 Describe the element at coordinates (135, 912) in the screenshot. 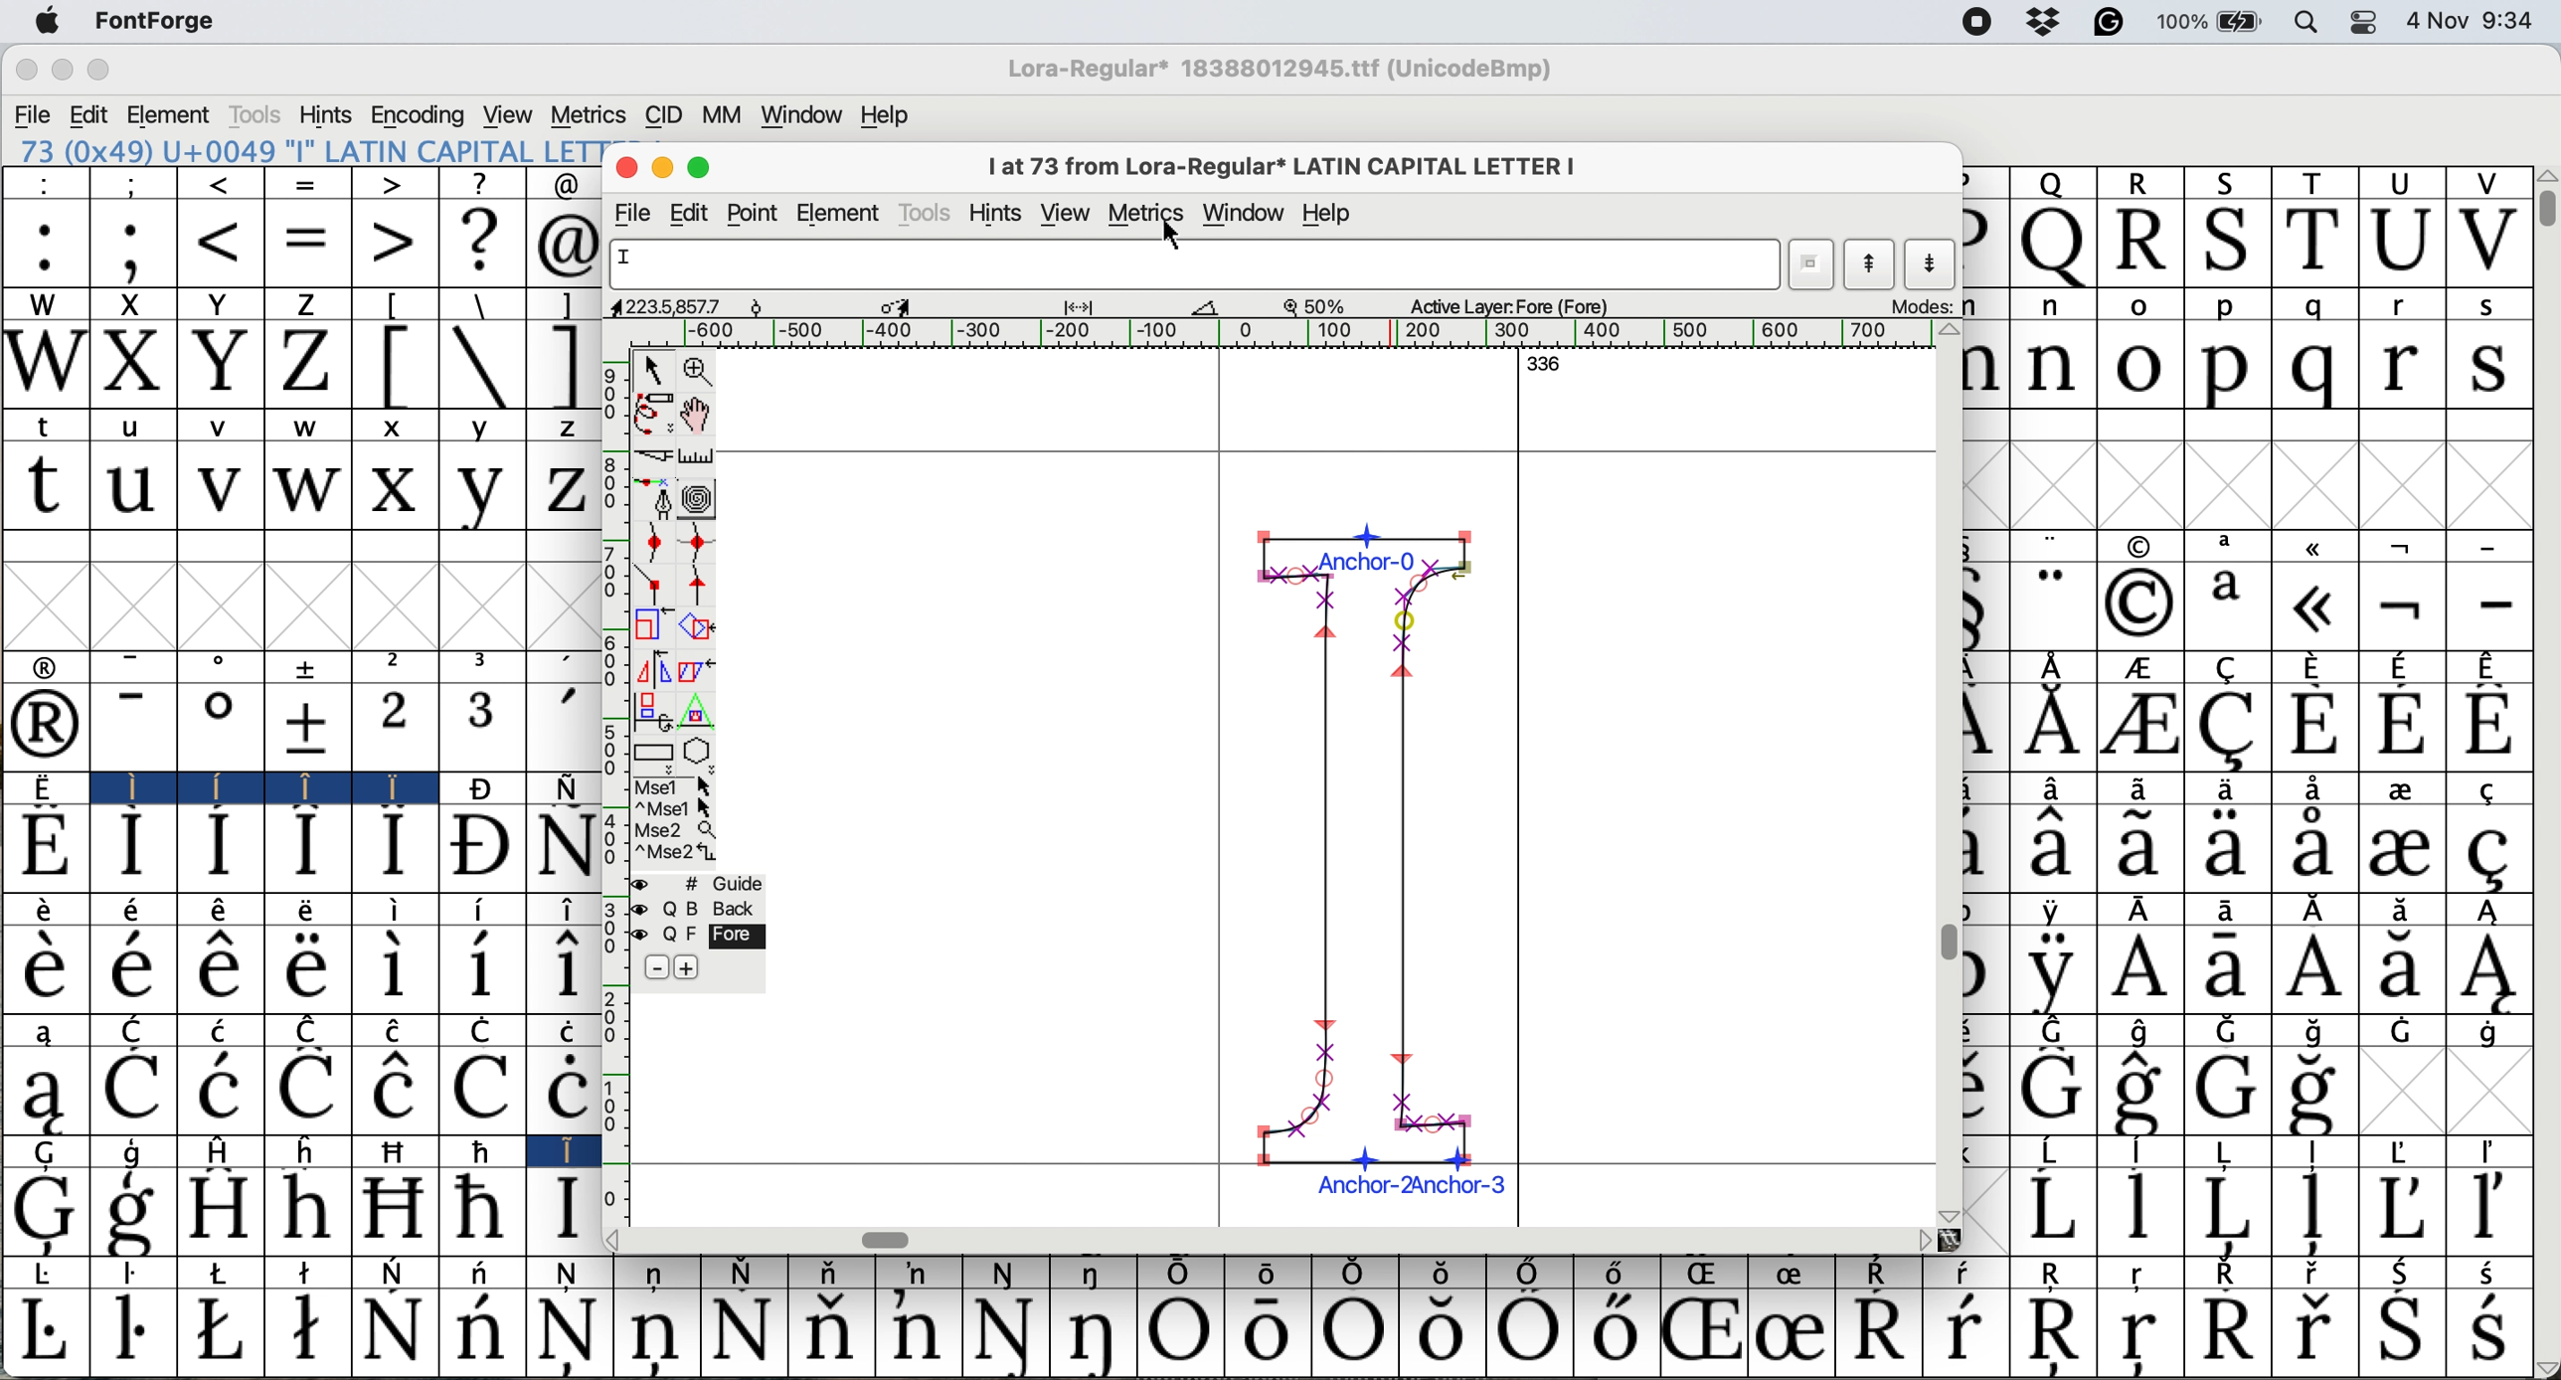

I see `Symbol` at that location.